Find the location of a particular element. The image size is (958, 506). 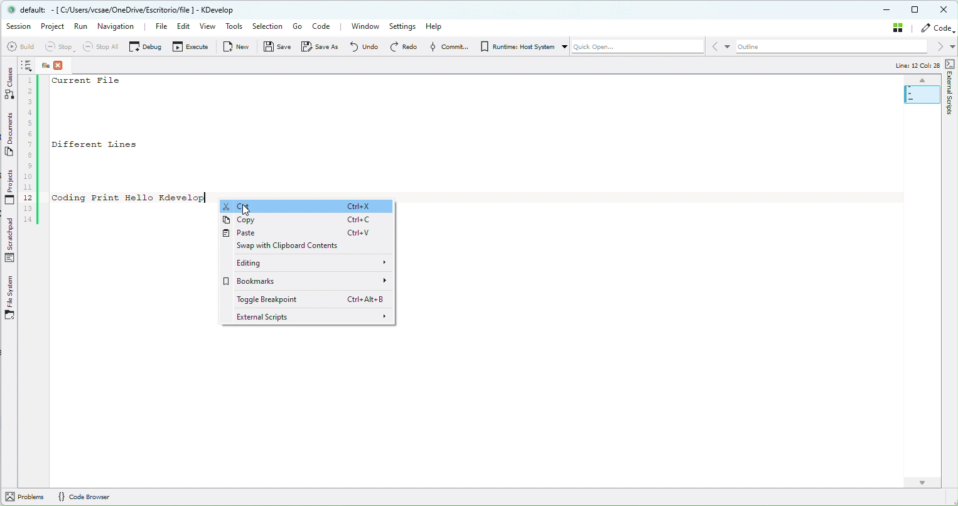

Runtime is located at coordinates (520, 47).